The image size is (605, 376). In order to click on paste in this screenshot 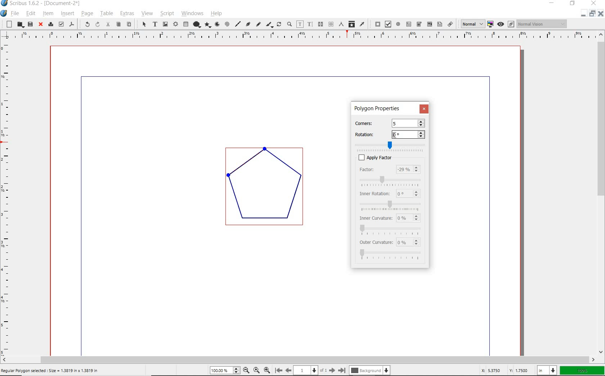, I will do `click(129, 24)`.